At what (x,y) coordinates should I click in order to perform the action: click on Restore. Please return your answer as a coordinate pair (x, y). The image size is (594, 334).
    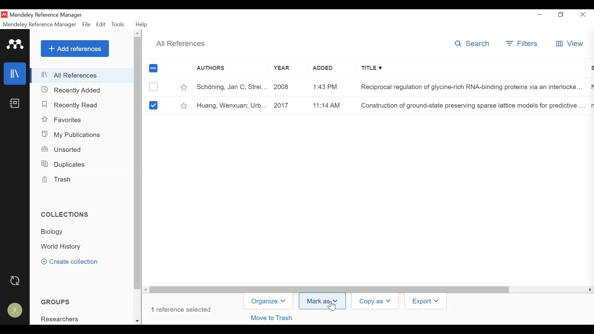
    Looking at the image, I should click on (562, 15).